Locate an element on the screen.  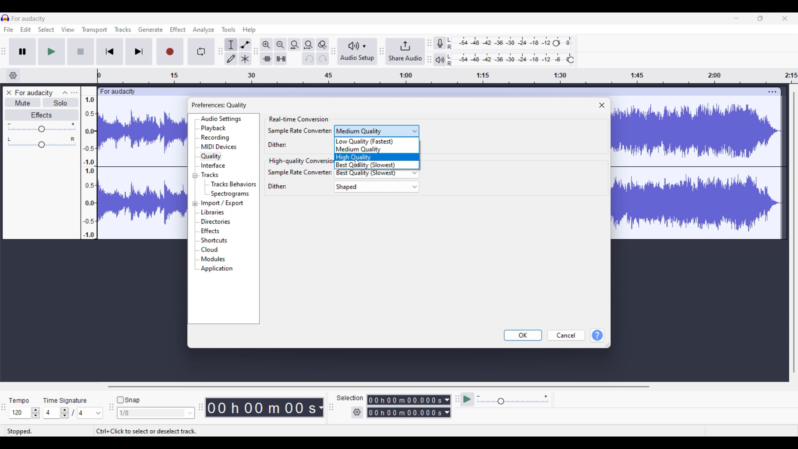
OK is located at coordinates (523, 335).